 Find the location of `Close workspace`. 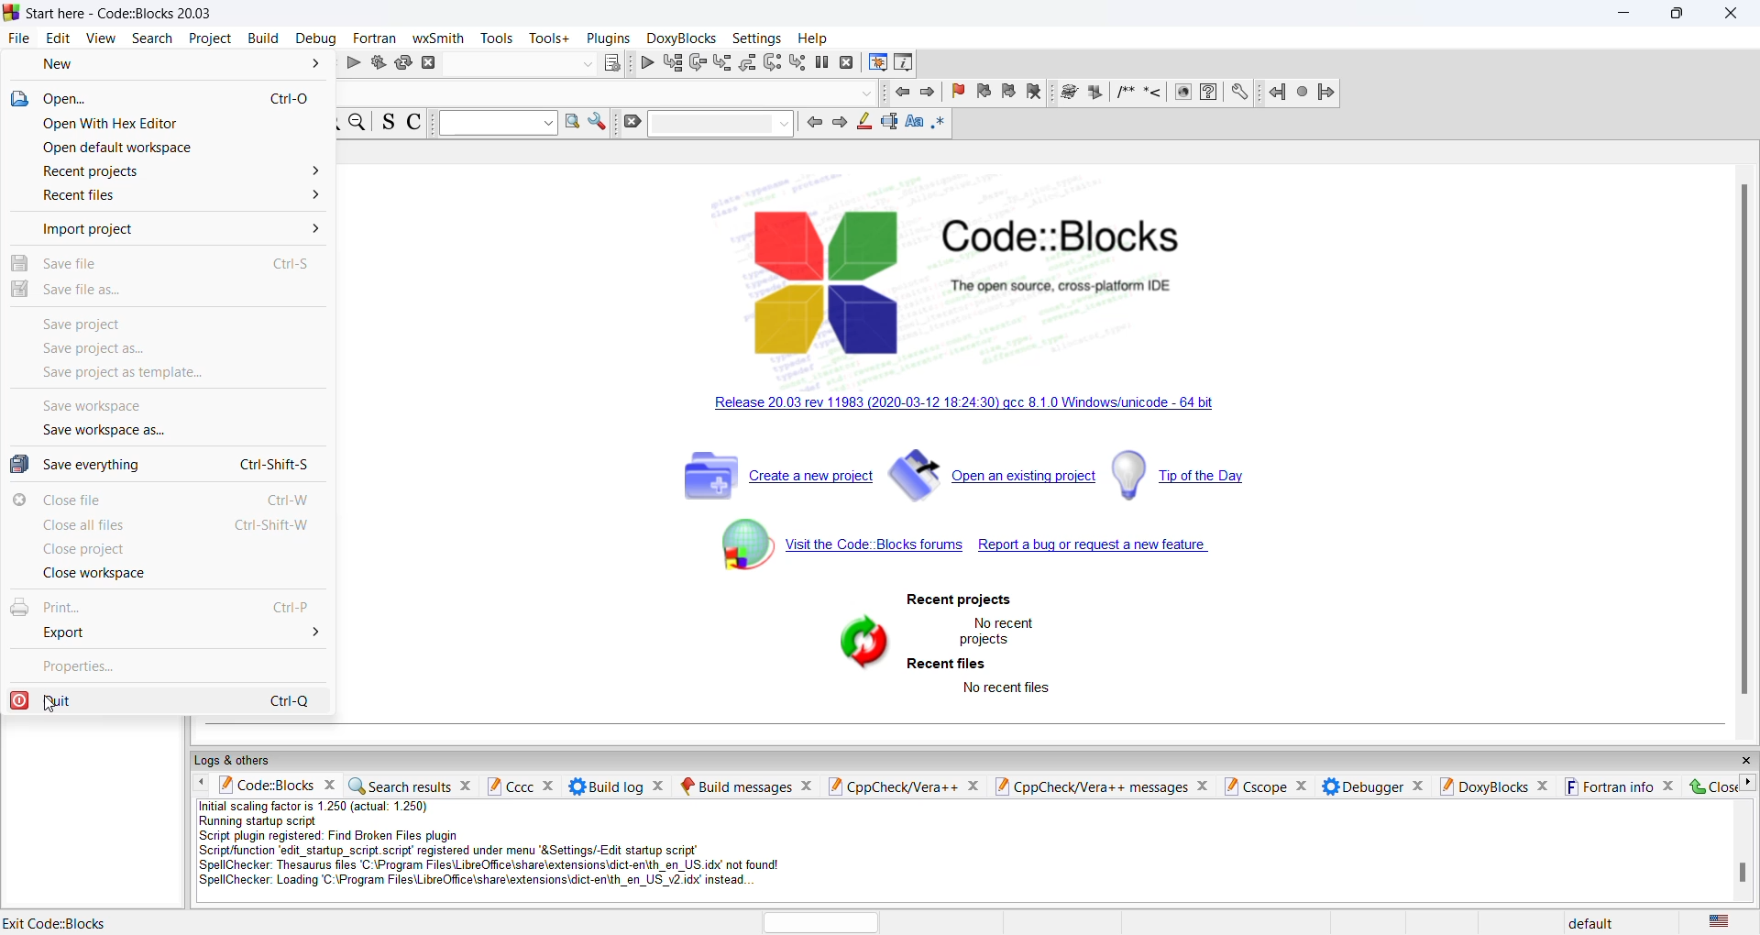

Close workspace is located at coordinates (96, 572).